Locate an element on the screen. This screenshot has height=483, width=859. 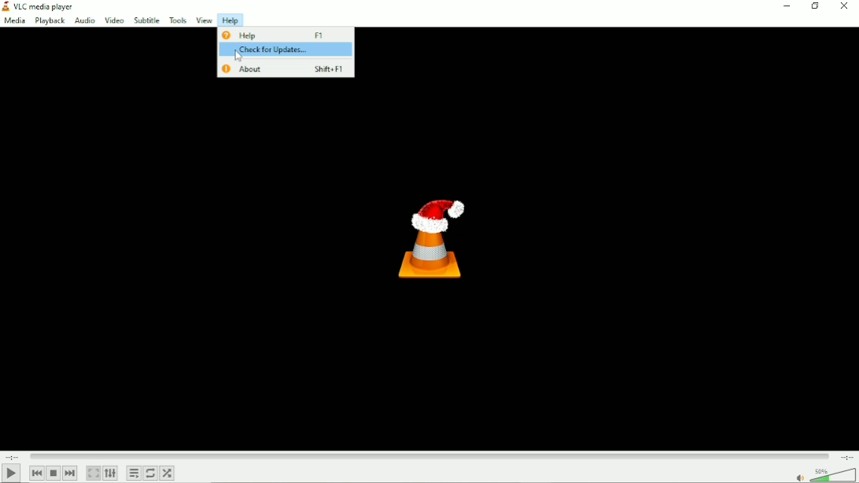
Next is located at coordinates (70, 474).